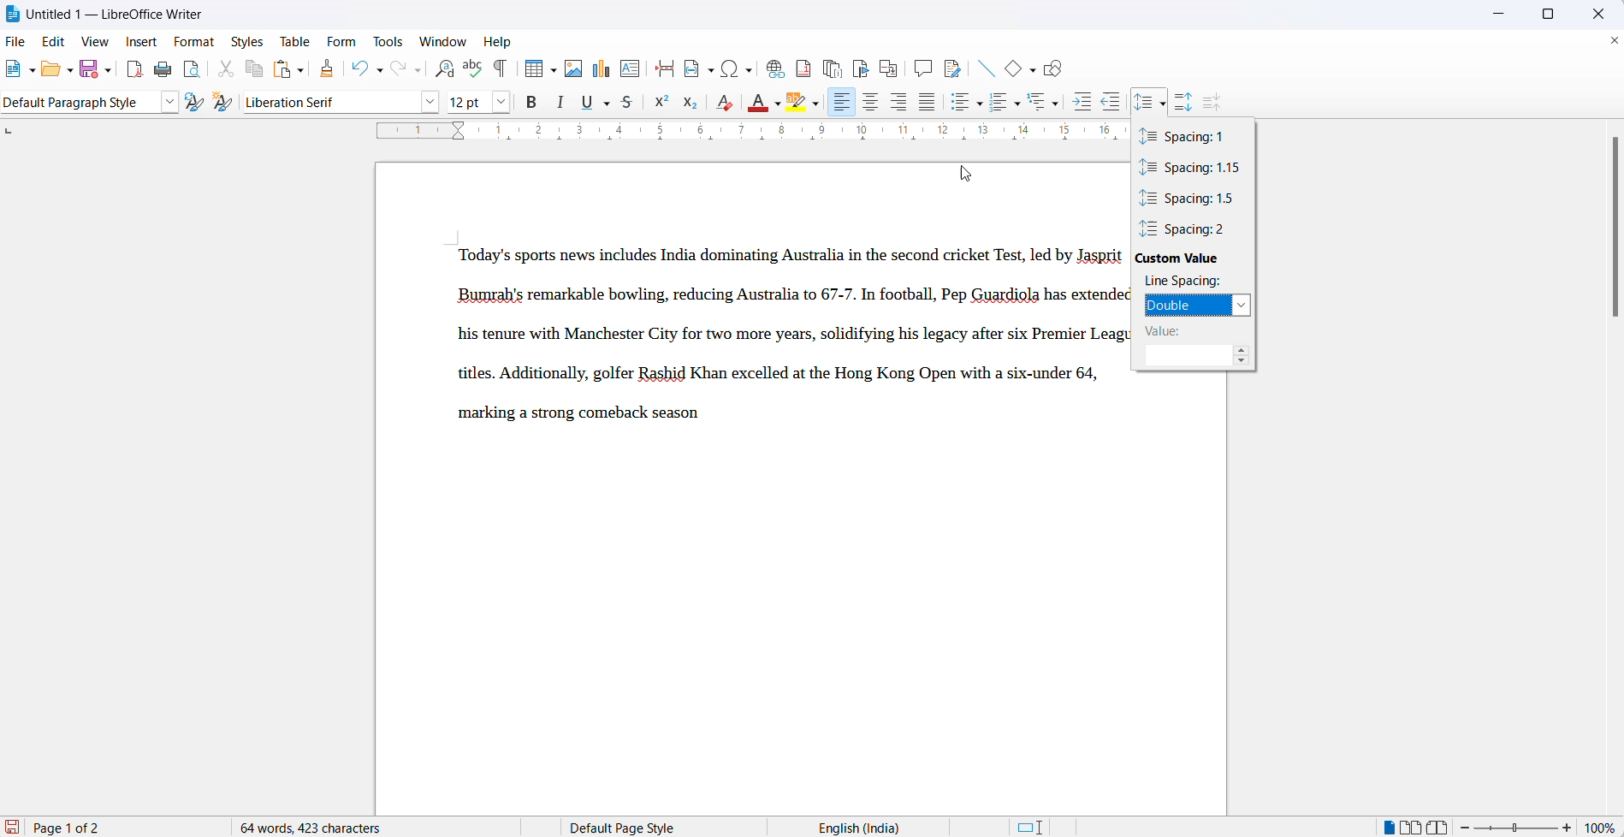 This screenshot has height=837, width=1624. I want to click on export as pdf, so click(133, 69).